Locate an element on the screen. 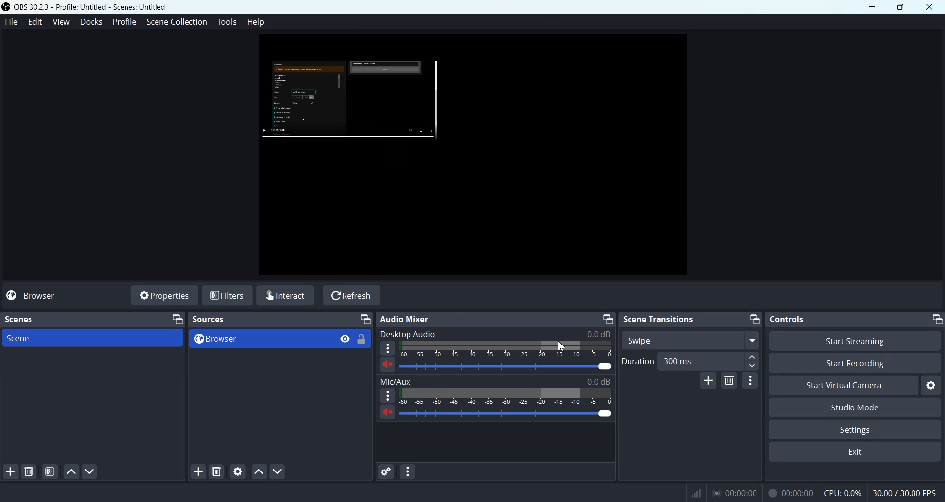 Image resolution: width=945 pixels, height=502 pixels. 00:00:00 is located at coordinates (789, 493).